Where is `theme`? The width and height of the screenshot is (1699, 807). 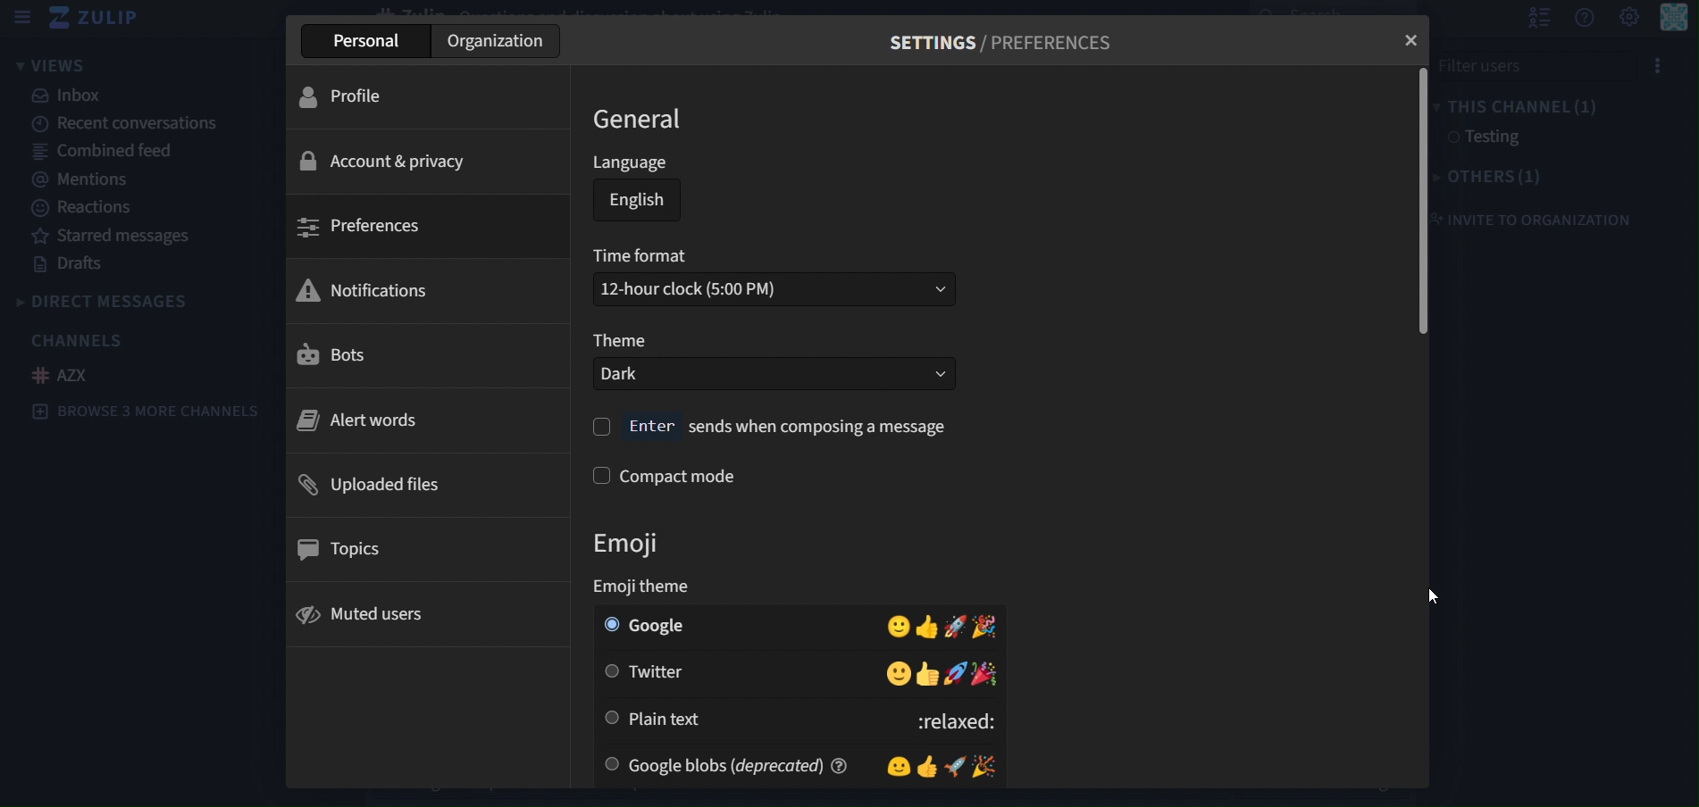 theme is located at coordinates (623, 338).